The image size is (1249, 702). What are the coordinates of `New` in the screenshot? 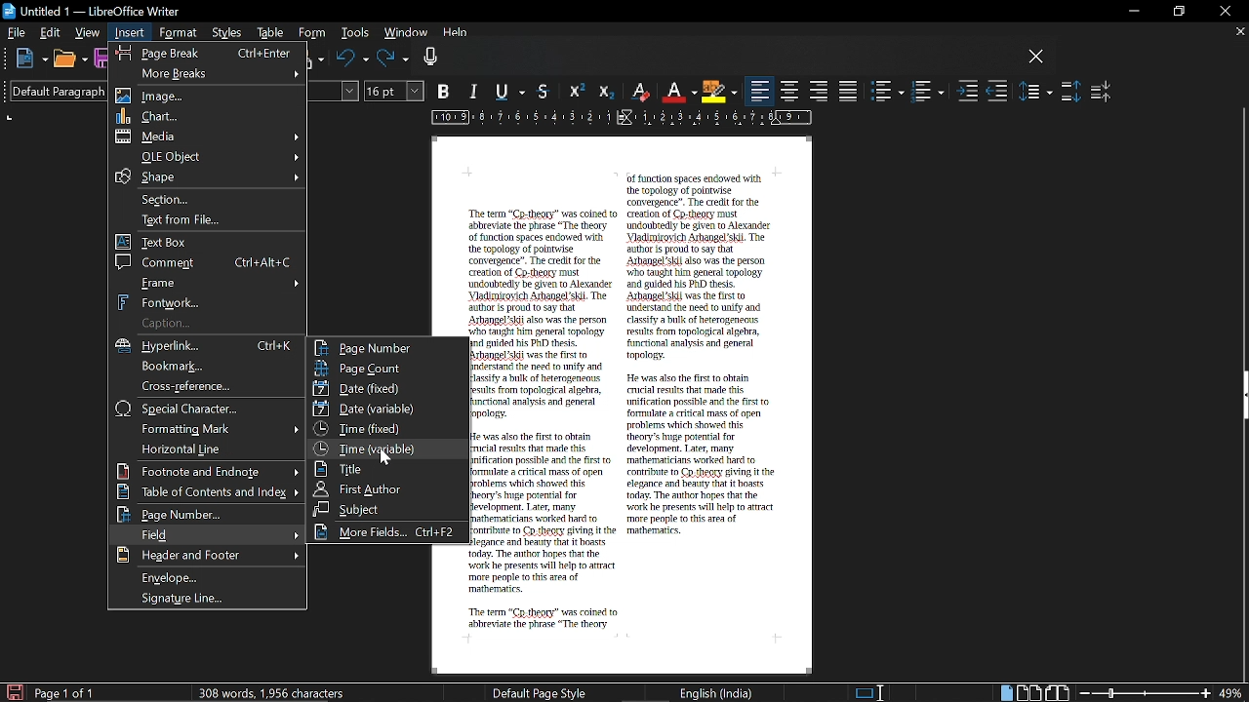 It's located at (31, 59).